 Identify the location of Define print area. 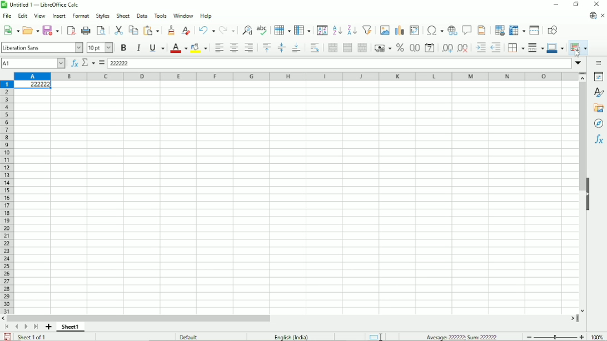
(499, 30).